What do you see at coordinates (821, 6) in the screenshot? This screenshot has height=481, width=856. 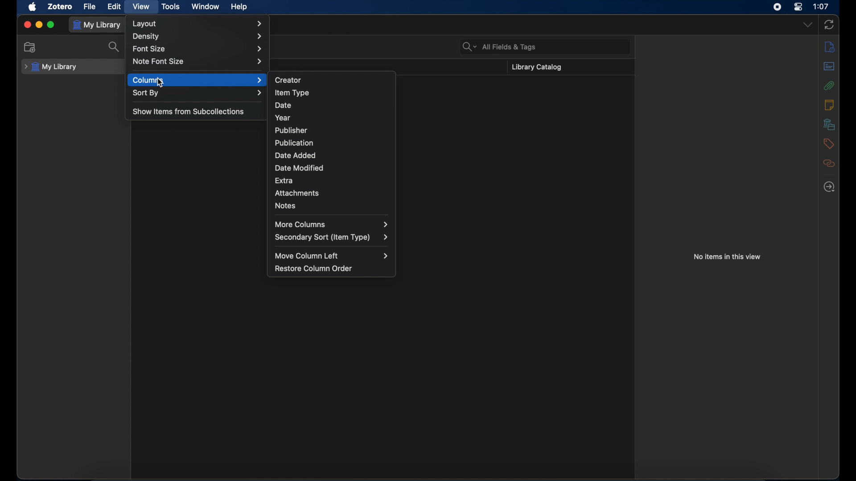 I see `time` at bounding box center [821, 6].